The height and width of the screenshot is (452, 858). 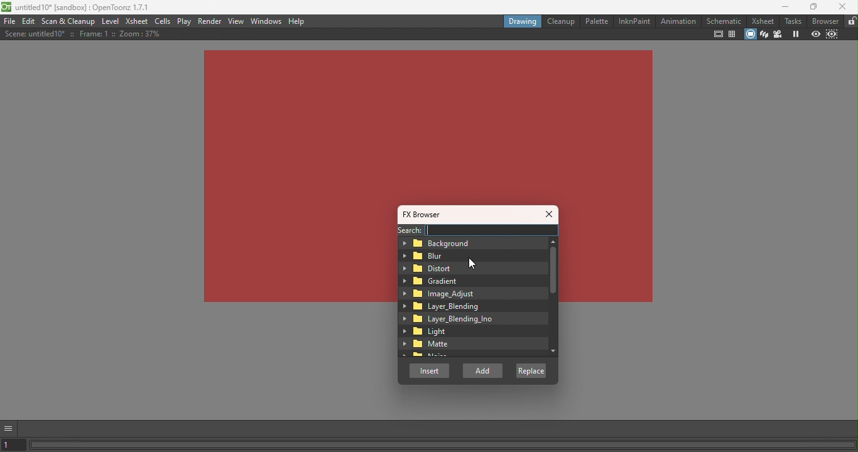 I want to click on Horizontal scroll bar, so click(x=443, y=444).